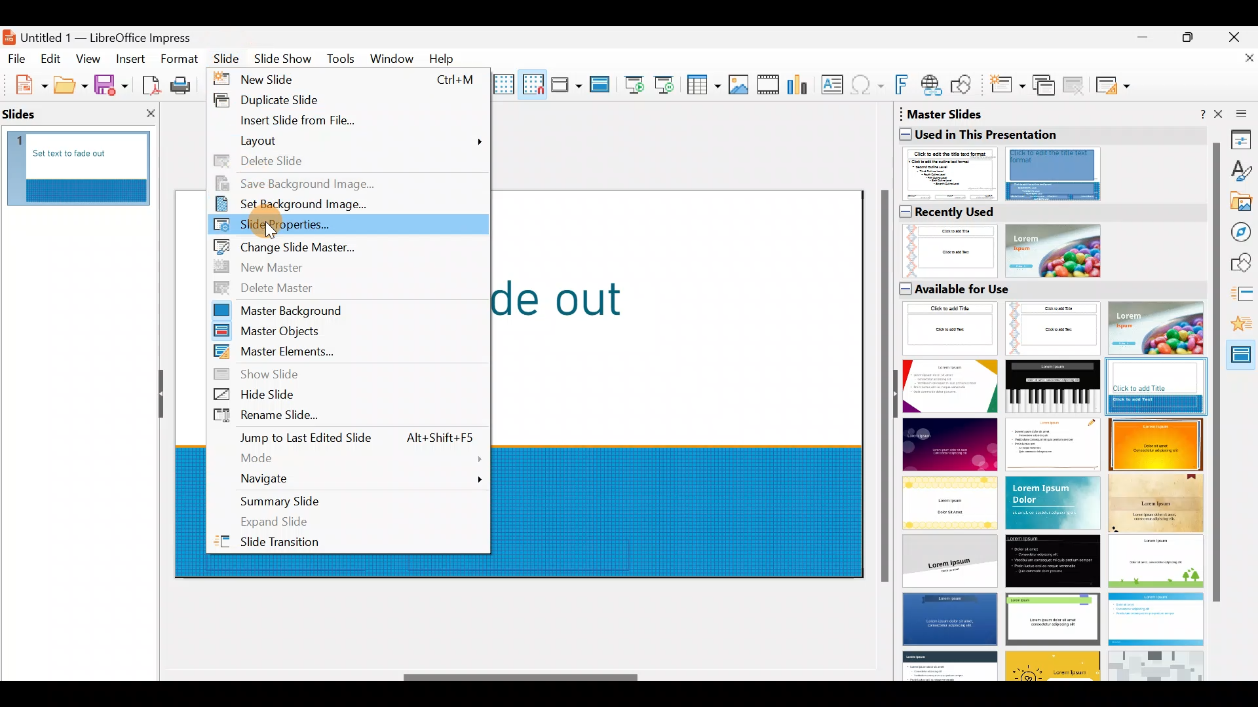 The image size is (1258, 707). What do you see at coordinates (801, 86) in the screenshot?
I see `Insert chart` at bounding box center [801, 86].